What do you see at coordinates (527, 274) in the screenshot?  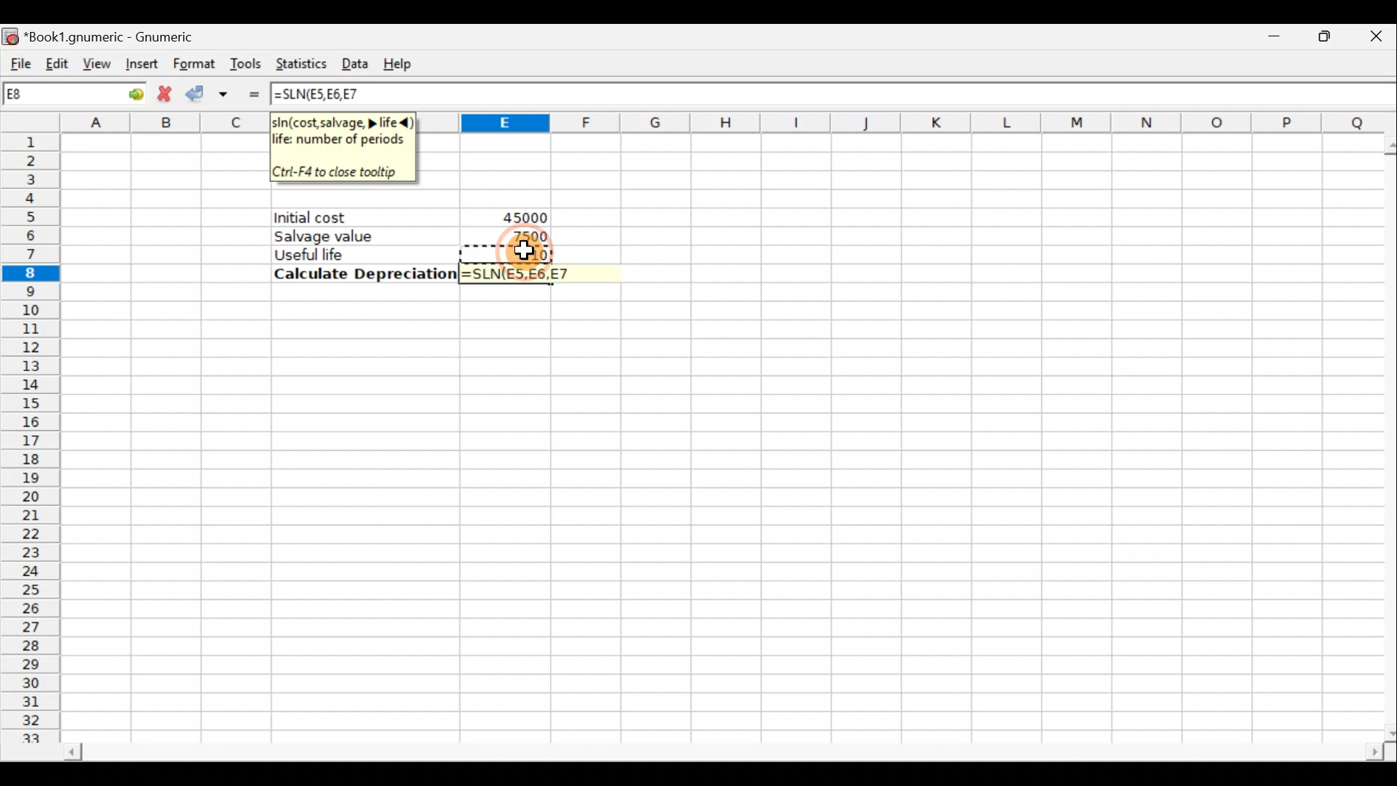 I see `=SLN(E5,E6,E7` at bounding box center [527, 274].